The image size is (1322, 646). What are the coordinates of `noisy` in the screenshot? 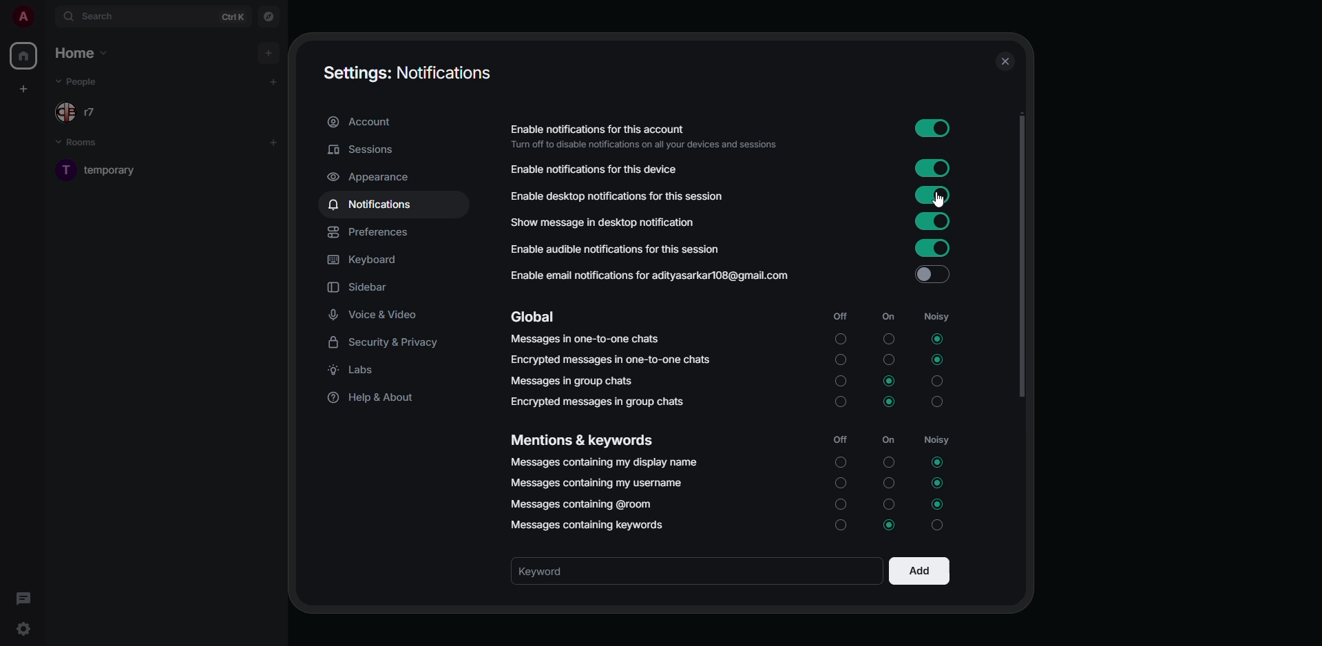 It's located at (936, 404).